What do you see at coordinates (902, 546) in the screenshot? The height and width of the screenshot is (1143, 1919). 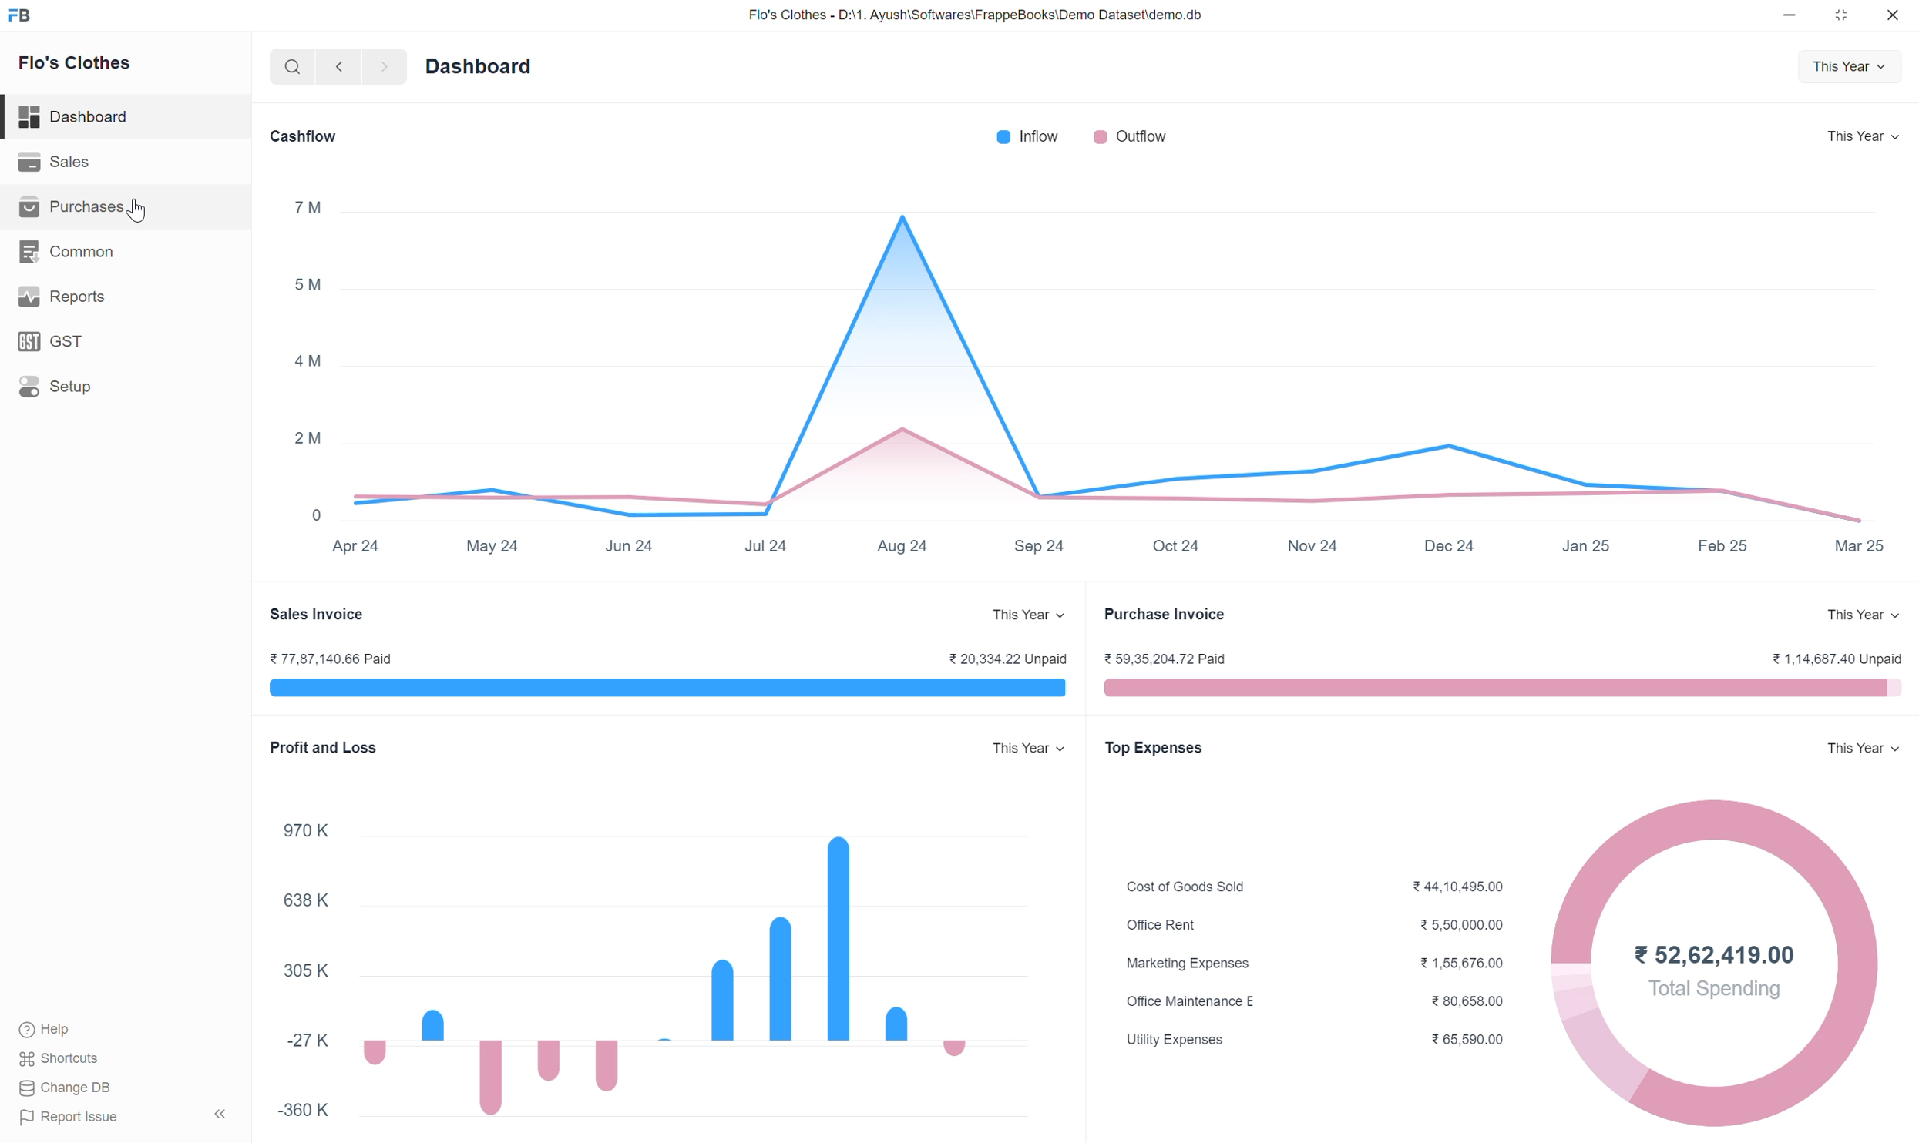 I see `aug 24` at bounding box center [902, 546].